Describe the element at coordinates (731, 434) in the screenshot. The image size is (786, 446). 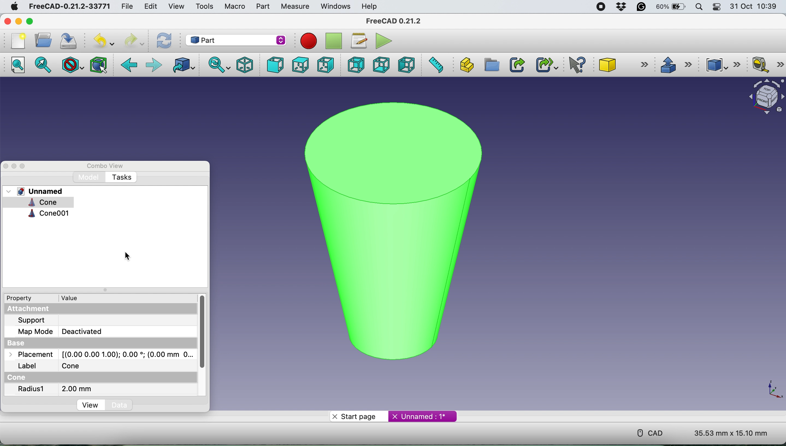
I see `35.53 mm x 15.10 mm` at that location.